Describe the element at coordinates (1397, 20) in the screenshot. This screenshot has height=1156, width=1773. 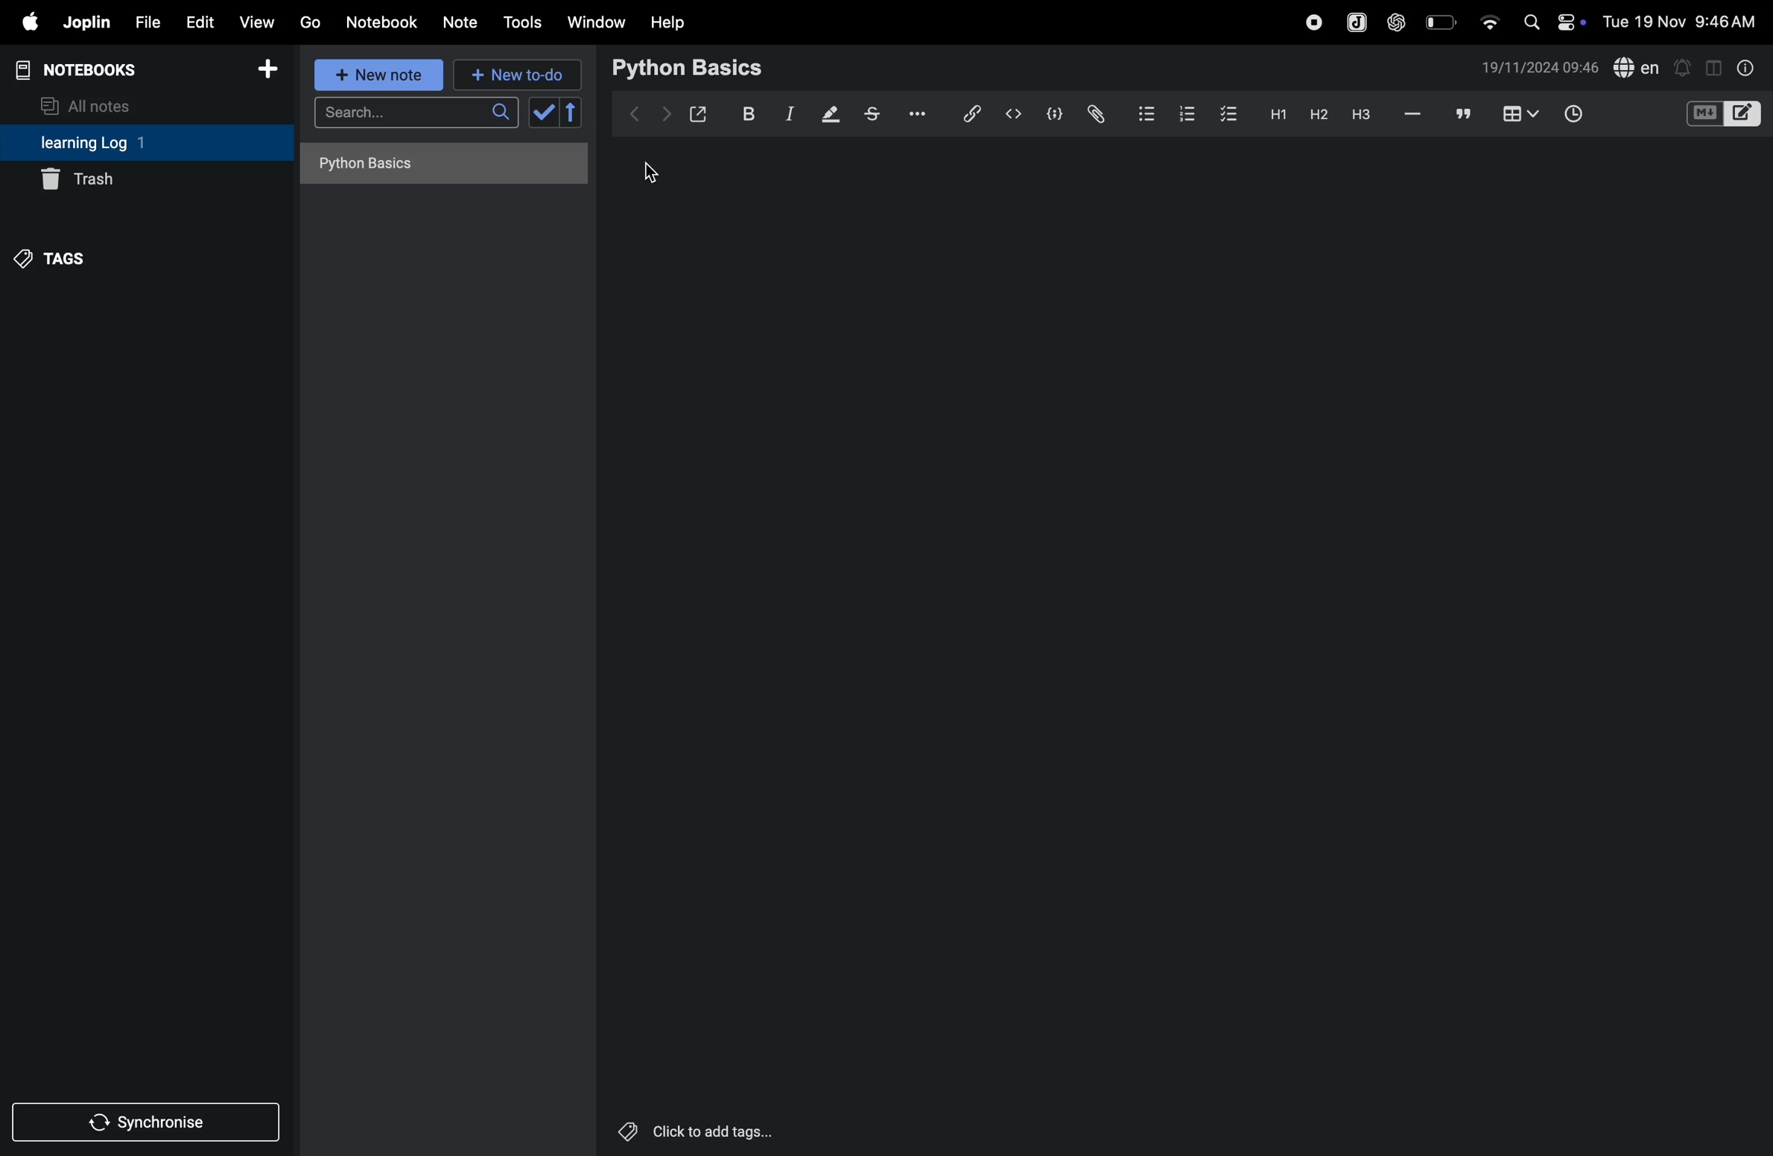
I see `chatgpt` at that location.